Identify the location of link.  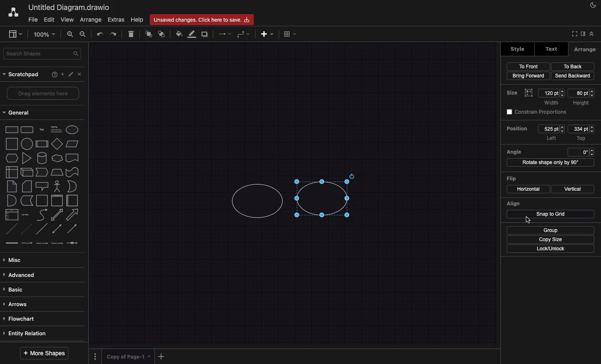
(11, 243).